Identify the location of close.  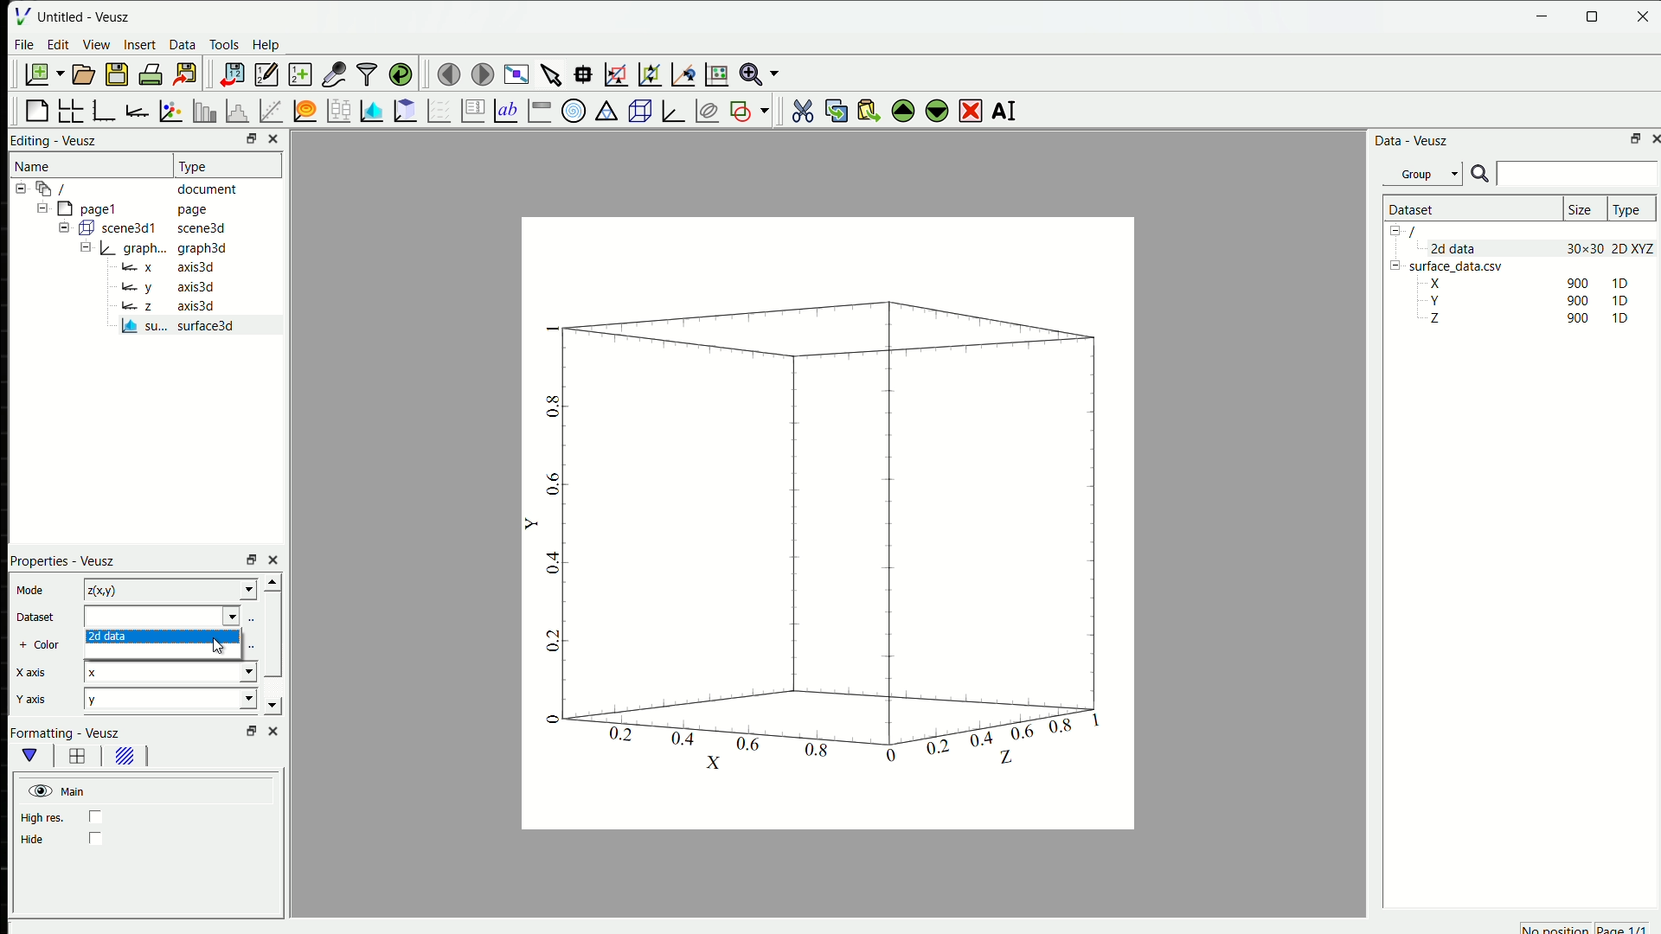
(274, 138).